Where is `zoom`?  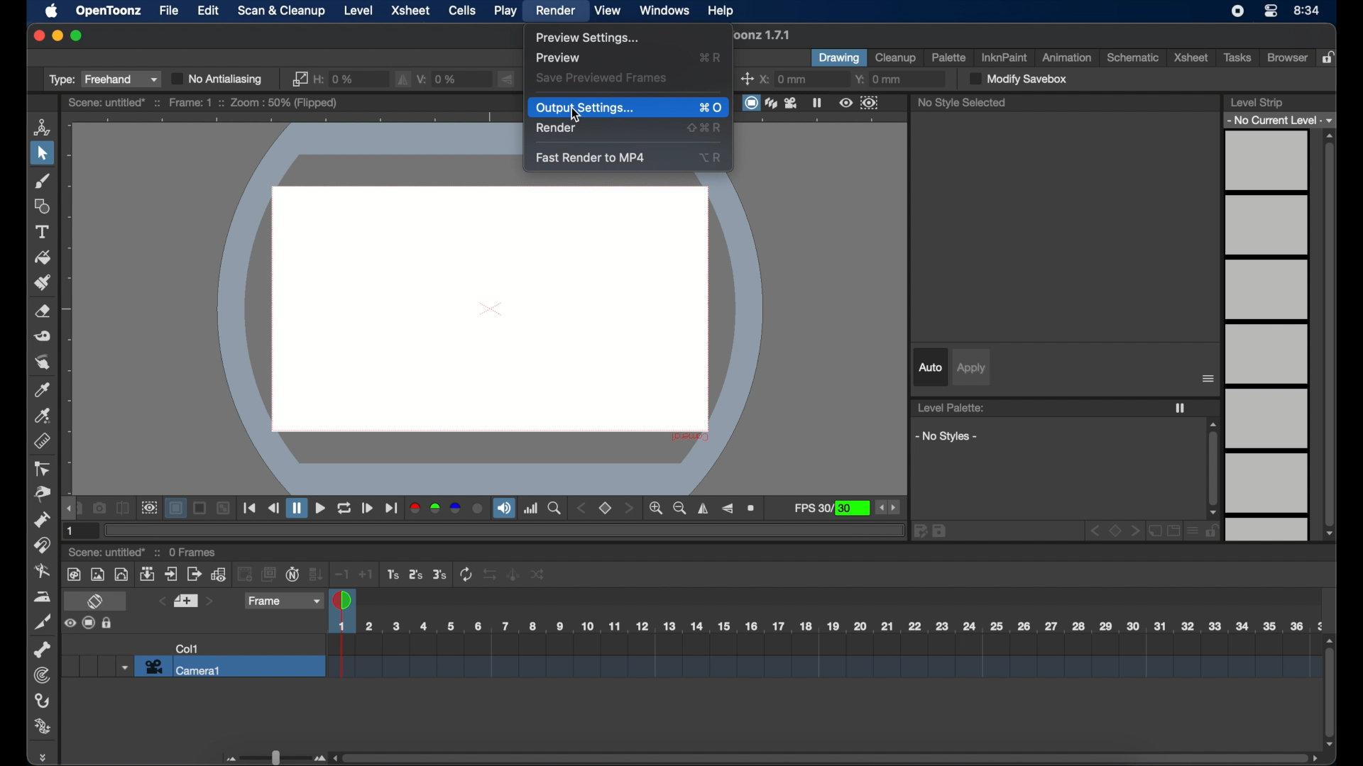
zoom is located at coordinates (669, 508).